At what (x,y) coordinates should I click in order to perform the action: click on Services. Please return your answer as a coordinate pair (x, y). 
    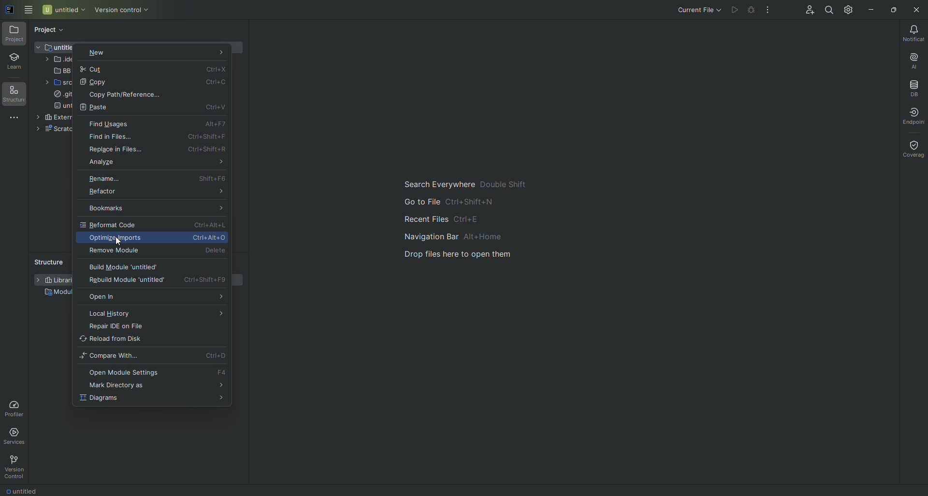
    Looking at the image, I should click on (16, 436).